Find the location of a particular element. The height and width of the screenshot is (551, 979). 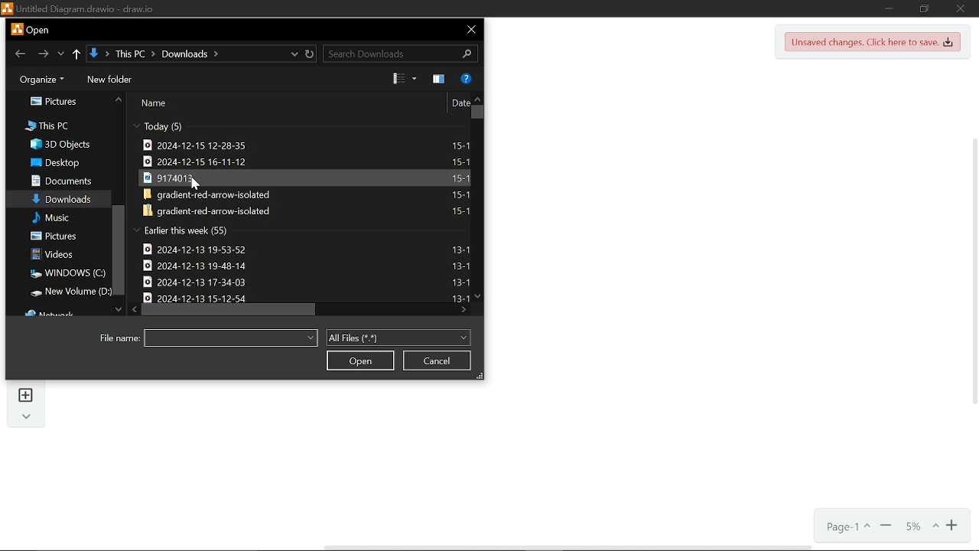

Previous is located at coordinates (20, 54).